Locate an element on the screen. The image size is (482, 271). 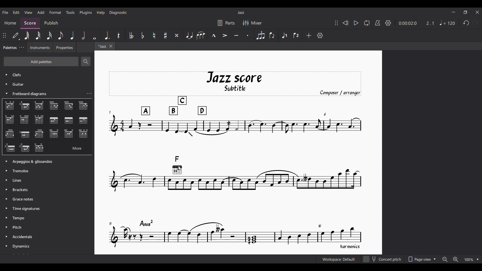
Change position is located at coordinates (336, 23).